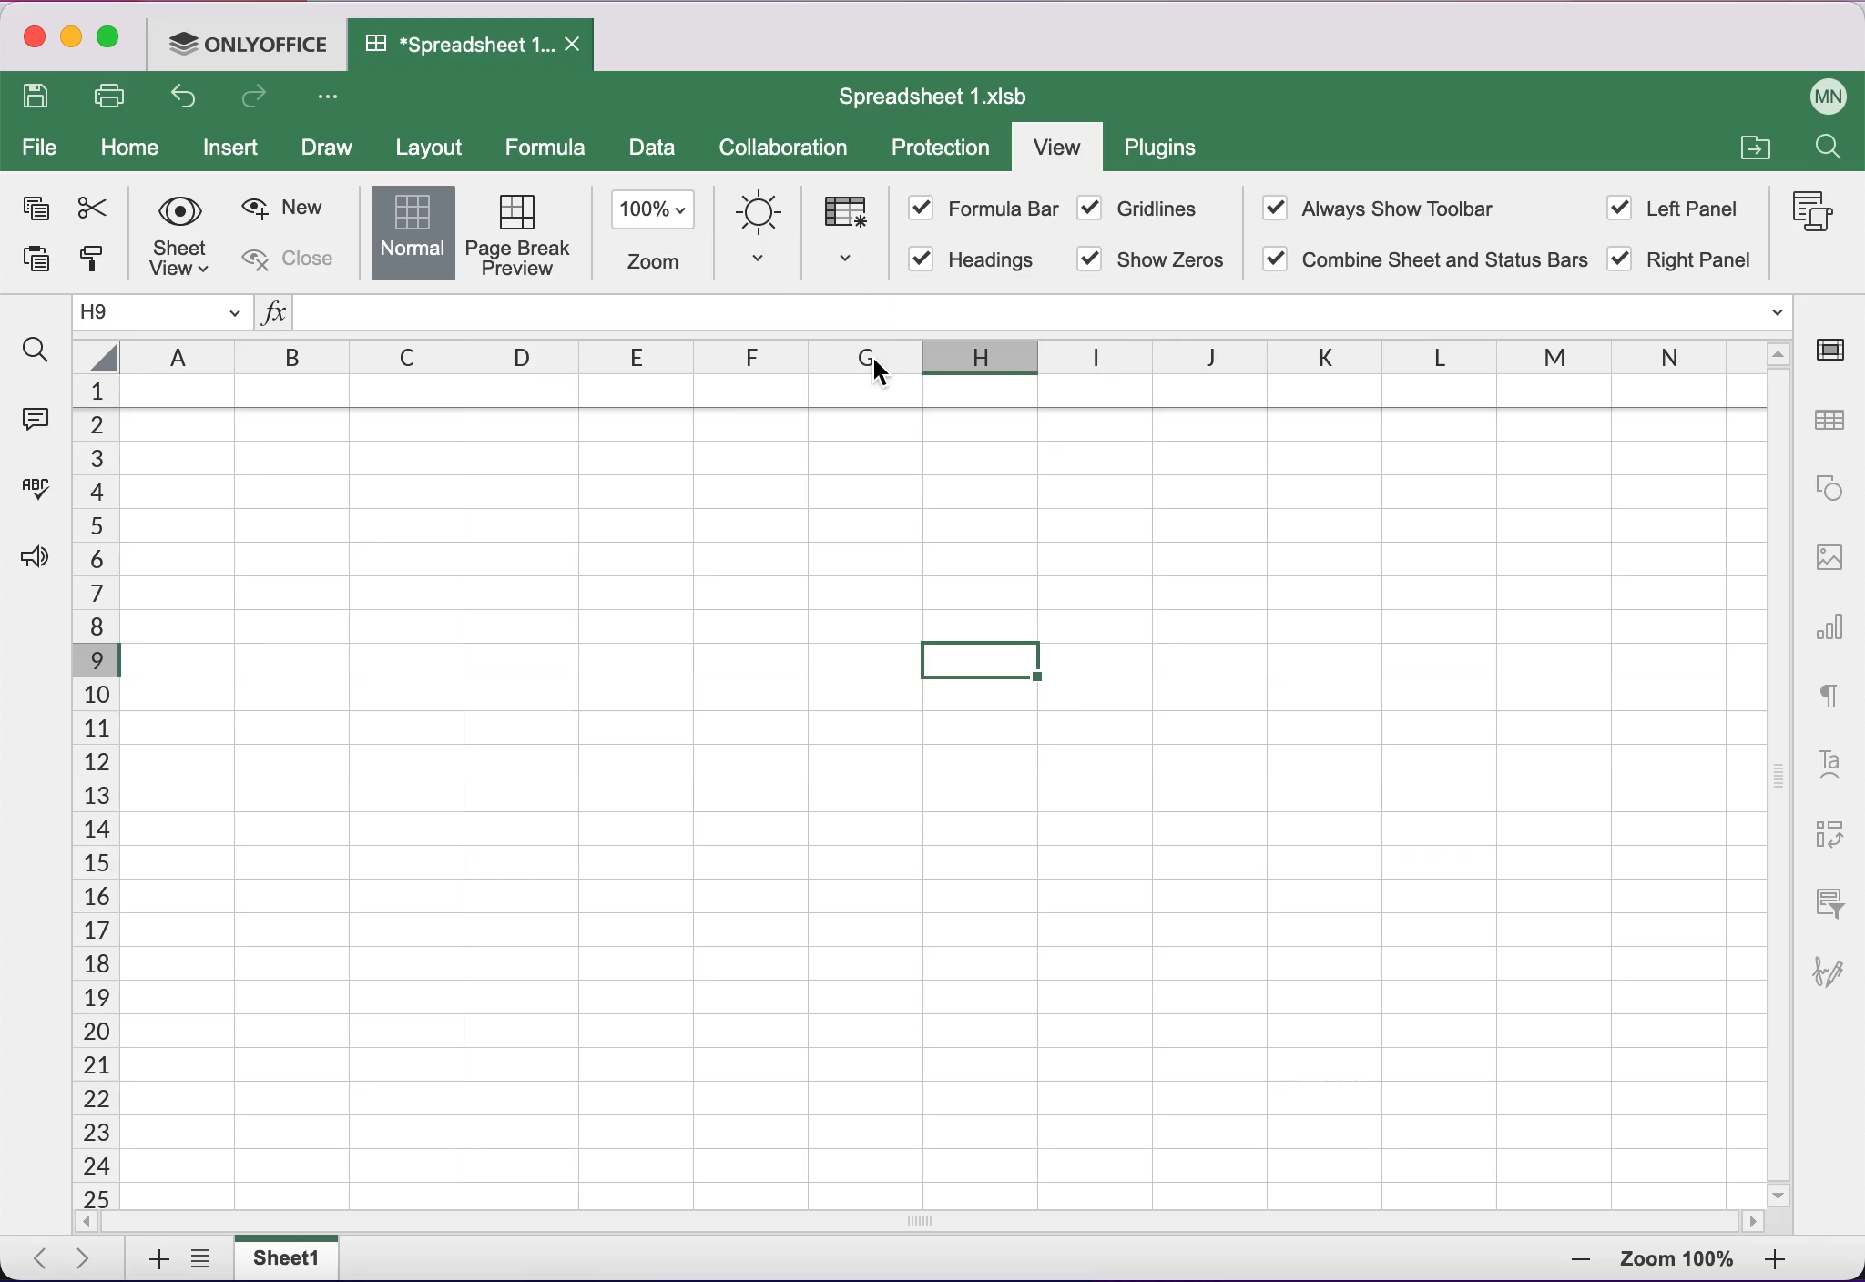 The image size is (1865, 1282). What do you see at coordinates (114, 93) in the screenshot?
I see `print` at bounding box center [114, 93].